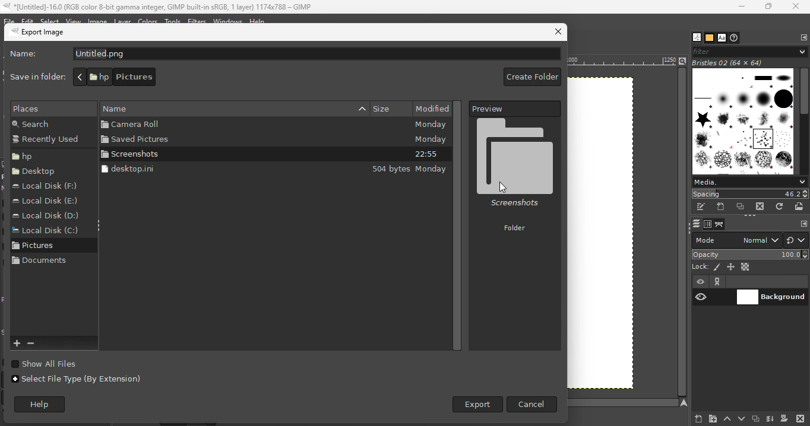  Describe the element at coordinates (515, 109) in the screenshot. I see `Preview` at that location.